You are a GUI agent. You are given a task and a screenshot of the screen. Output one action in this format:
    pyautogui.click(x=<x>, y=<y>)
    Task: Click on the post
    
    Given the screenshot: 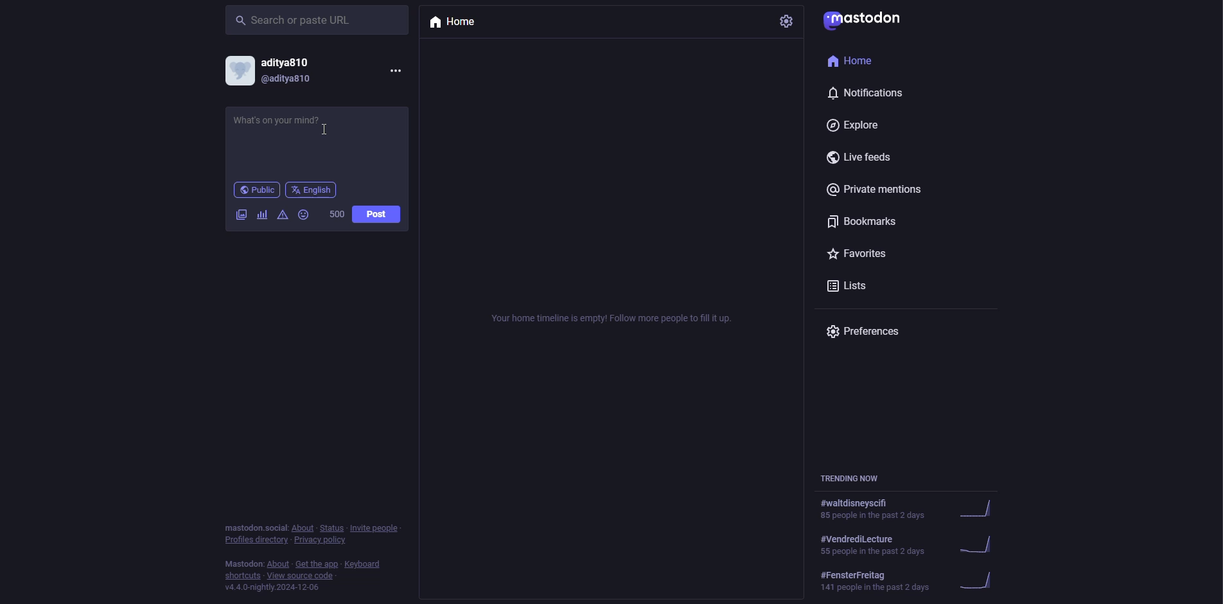 What is the action you would take?
    pyautogui.click(x=376, y=215)
    